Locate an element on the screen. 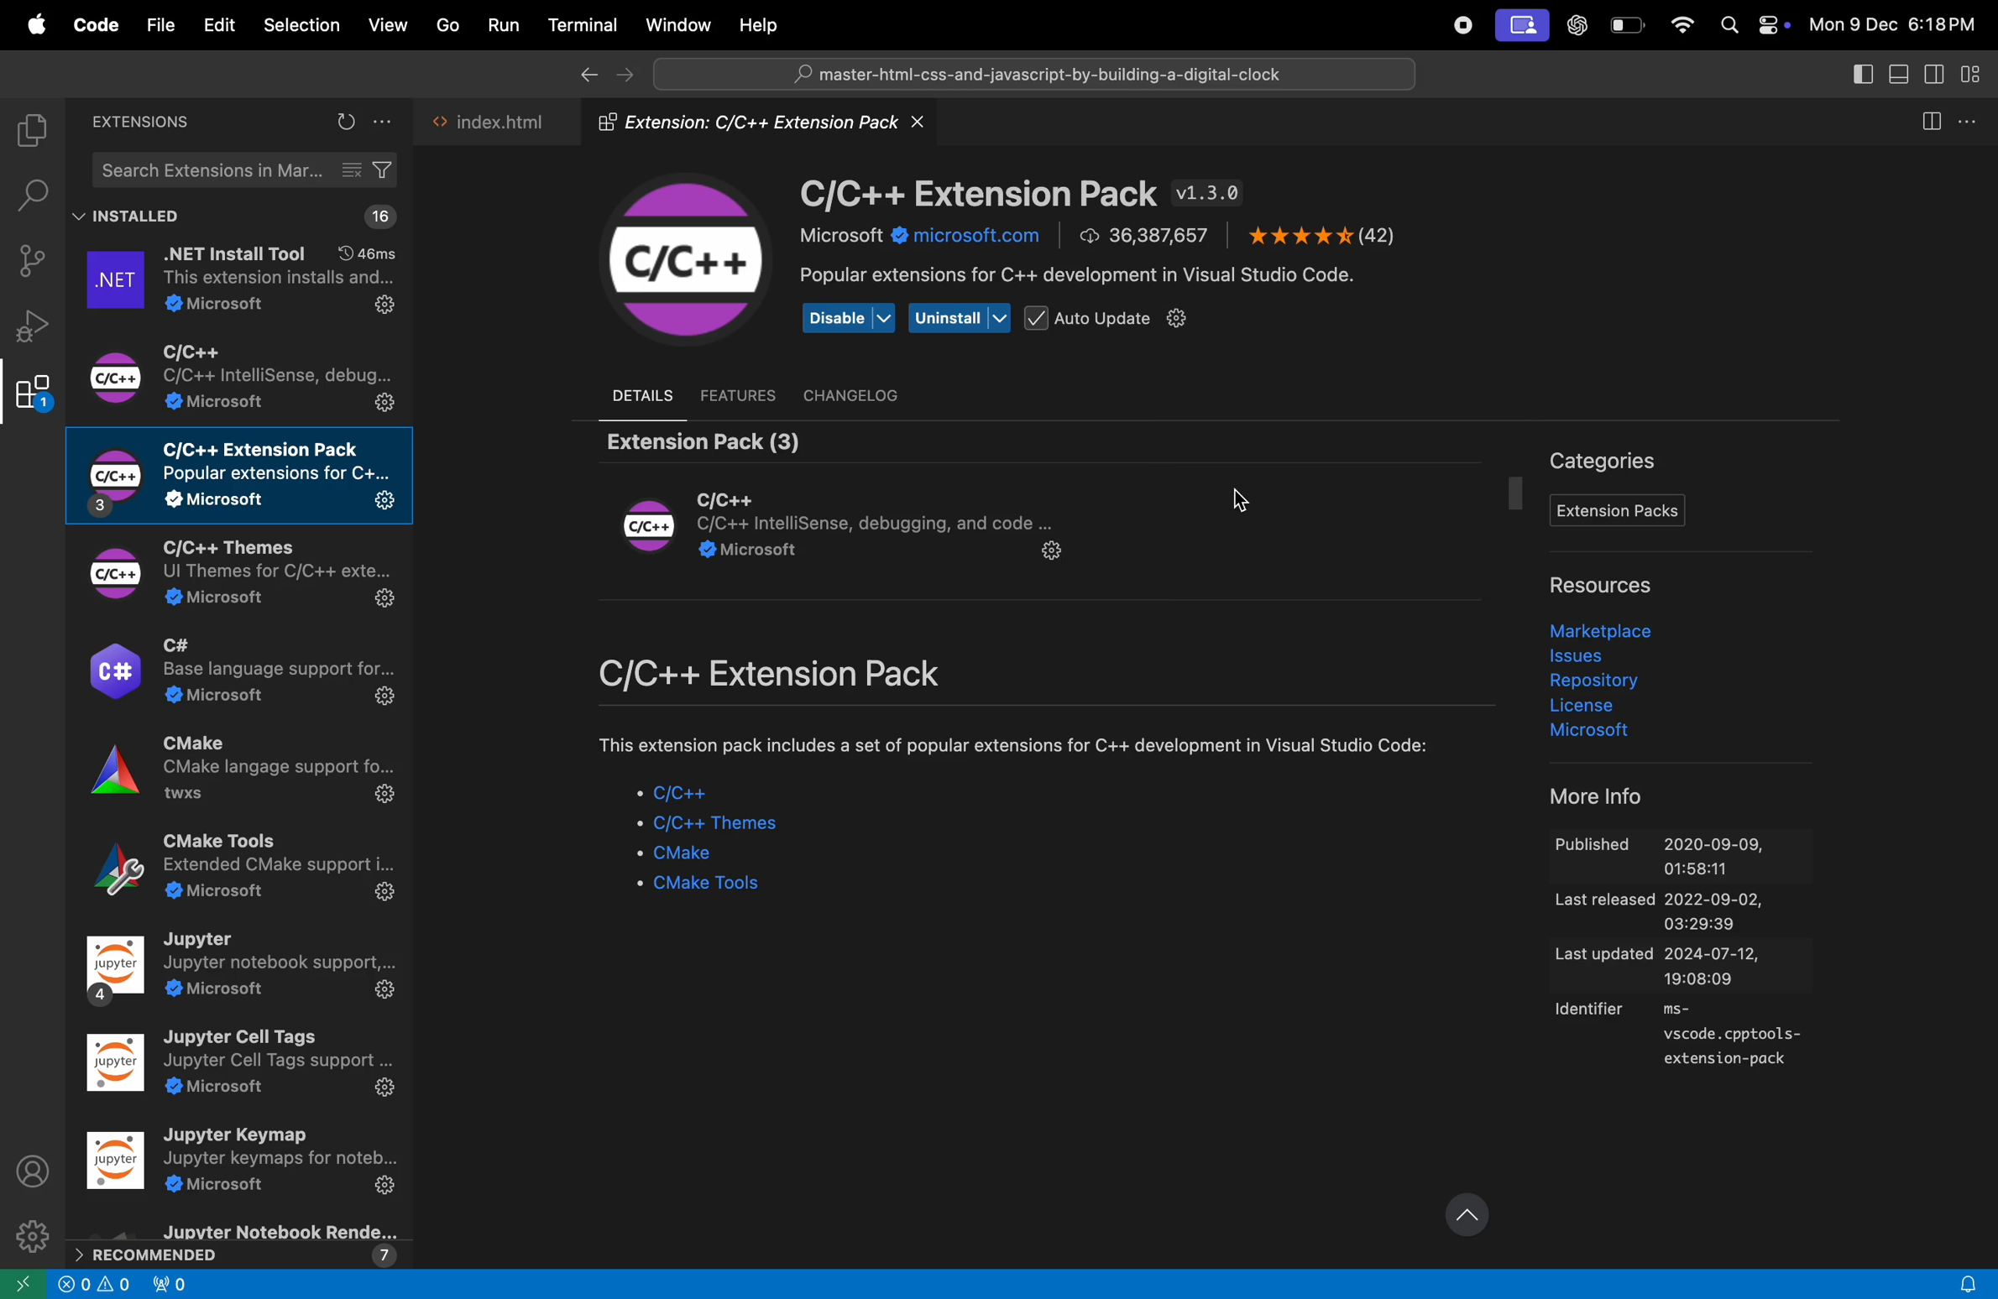  toggle secondary side bar is located at coordinates (1933, 74).